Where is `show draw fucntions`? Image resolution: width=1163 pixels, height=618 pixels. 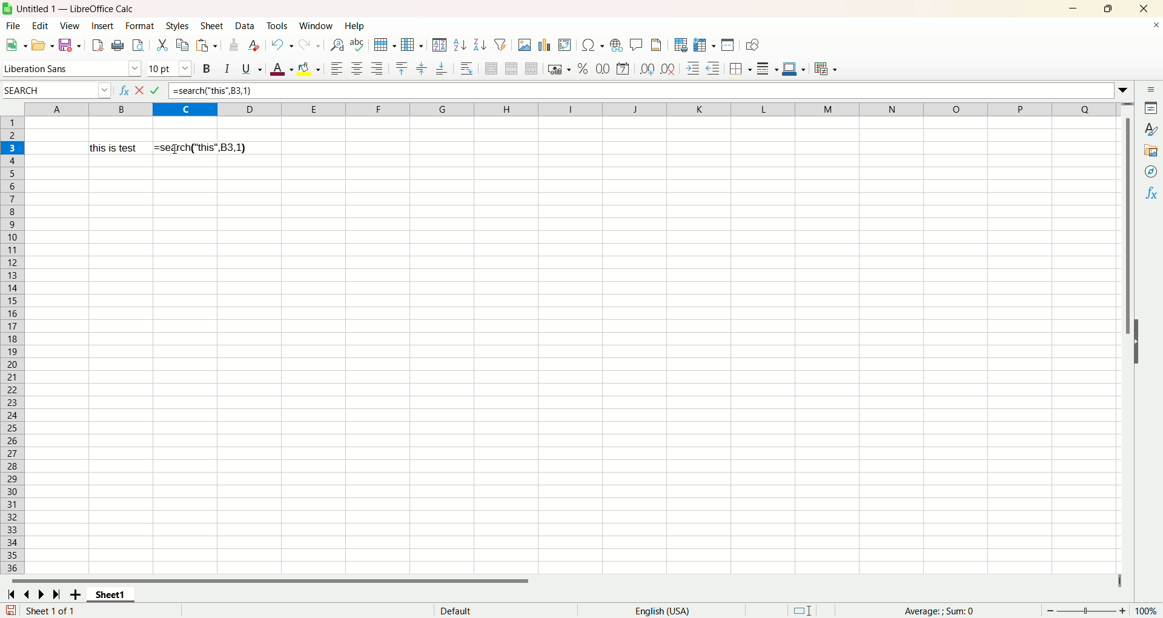
show draw fucntions is located at coordinates (752, 45).